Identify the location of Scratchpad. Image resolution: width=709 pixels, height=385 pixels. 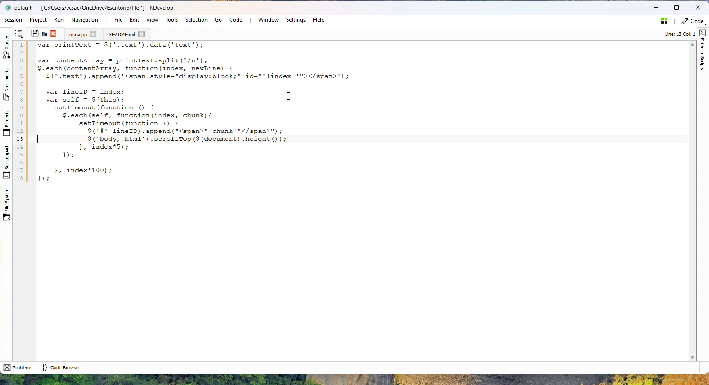
(6, 162).